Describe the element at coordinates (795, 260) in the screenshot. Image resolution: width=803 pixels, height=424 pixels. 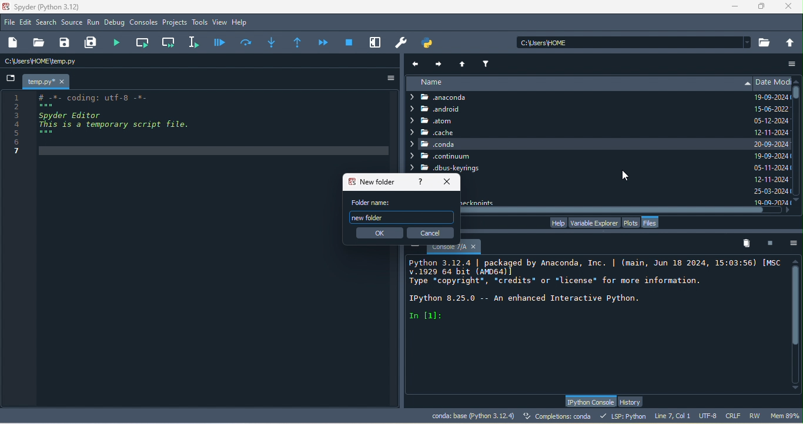
I see `scroll up` at that location.